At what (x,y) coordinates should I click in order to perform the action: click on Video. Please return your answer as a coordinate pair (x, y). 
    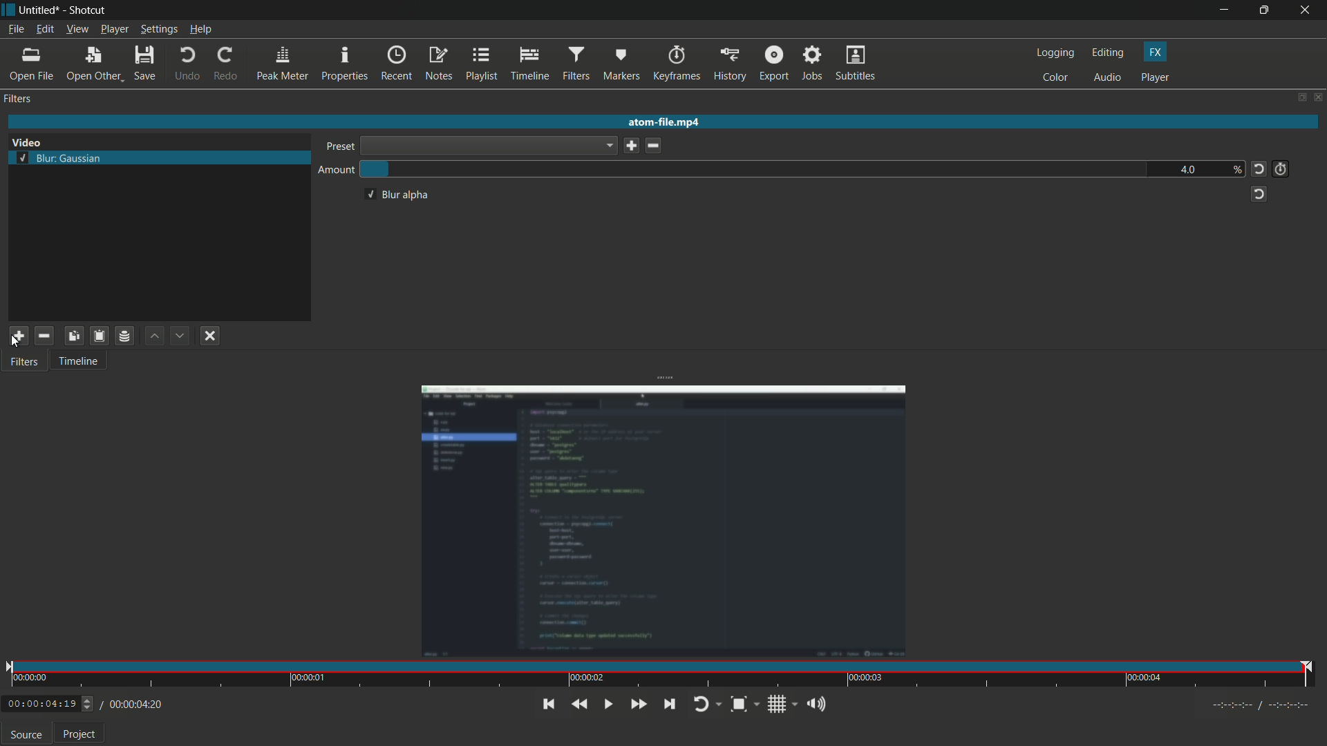
    Looking at the image, I should click on (33, 141).